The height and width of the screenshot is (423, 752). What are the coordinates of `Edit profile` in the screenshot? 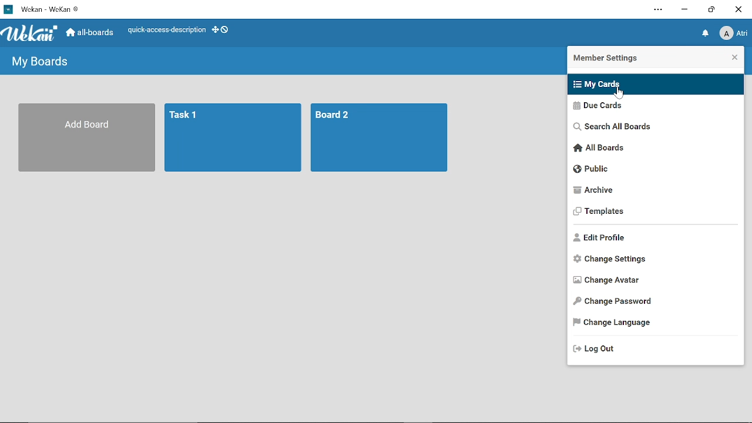 It's located at (653, 237).